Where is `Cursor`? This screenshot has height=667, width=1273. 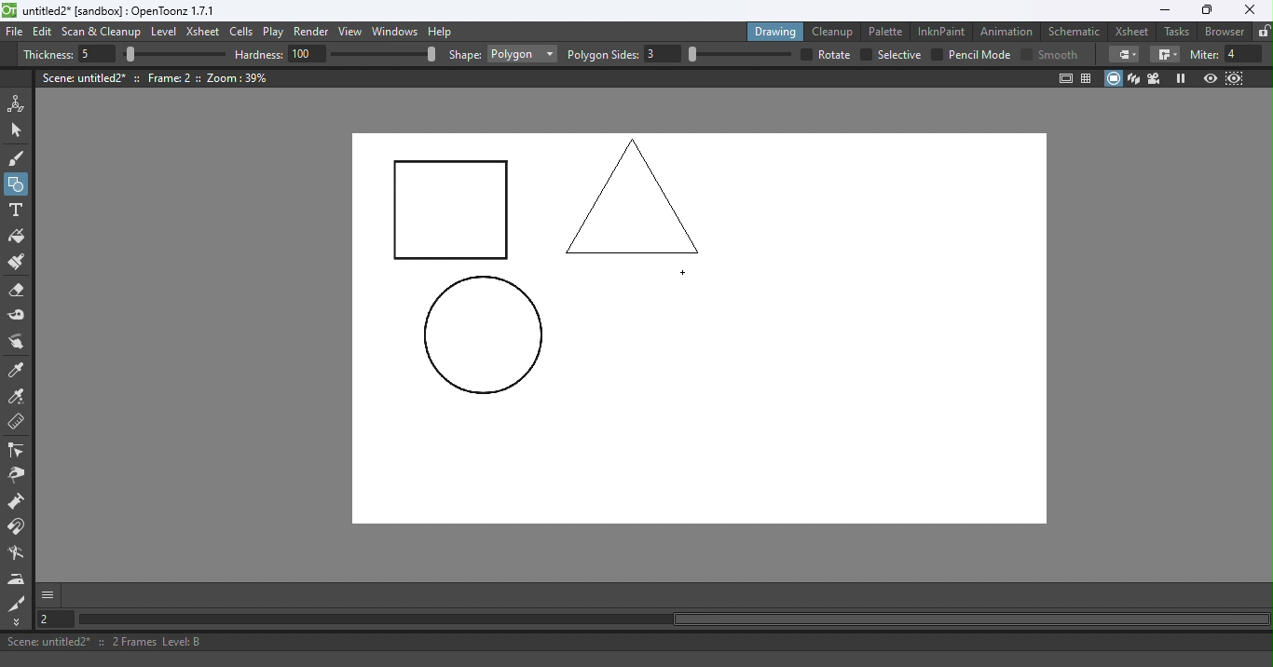
Cursor is located at coordinates (686, 274).